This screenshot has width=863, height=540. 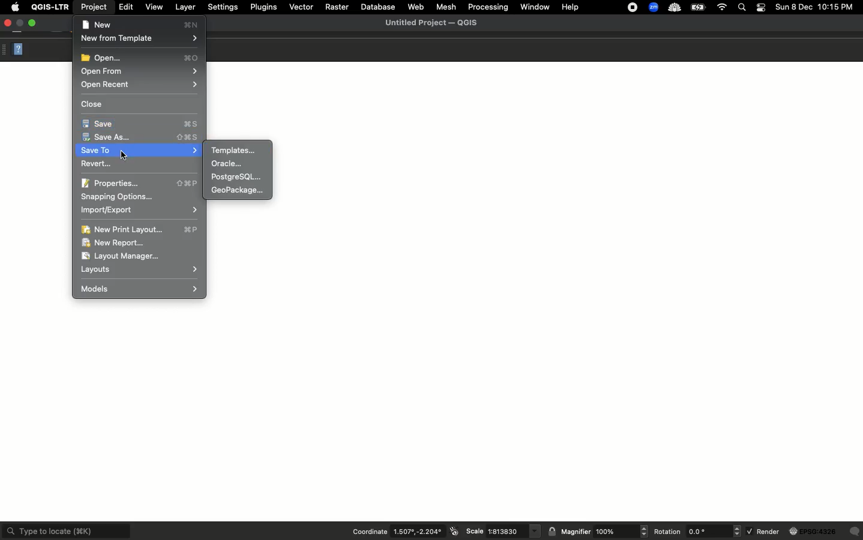 What do you see at coordinates (337, 6) in the screenshot?
I see `Raster` at bounding box center [337, 6].